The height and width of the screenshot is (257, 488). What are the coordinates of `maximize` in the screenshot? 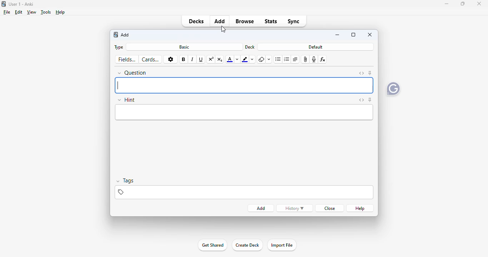 It's located at (353, 34).